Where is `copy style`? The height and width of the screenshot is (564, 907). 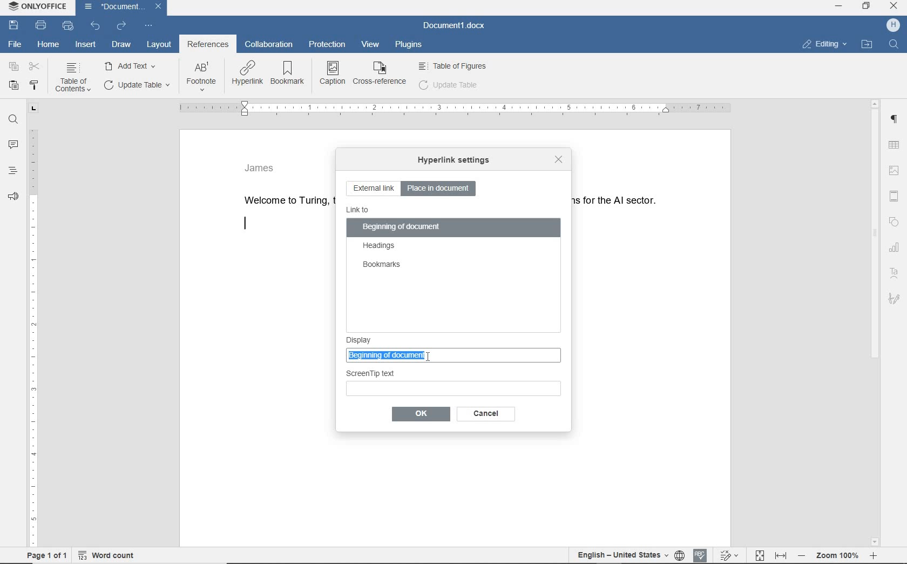
copy style is located at coordinates (36, 84).